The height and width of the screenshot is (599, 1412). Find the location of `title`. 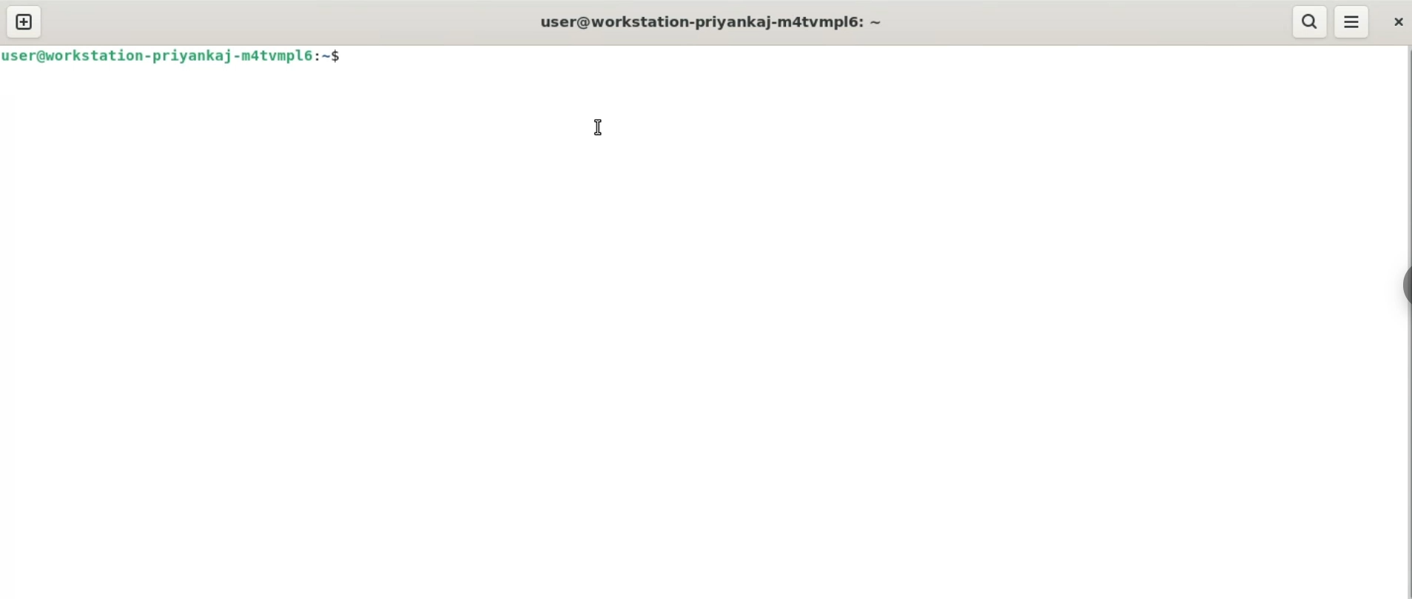

title is located at coordinates (713, 23).